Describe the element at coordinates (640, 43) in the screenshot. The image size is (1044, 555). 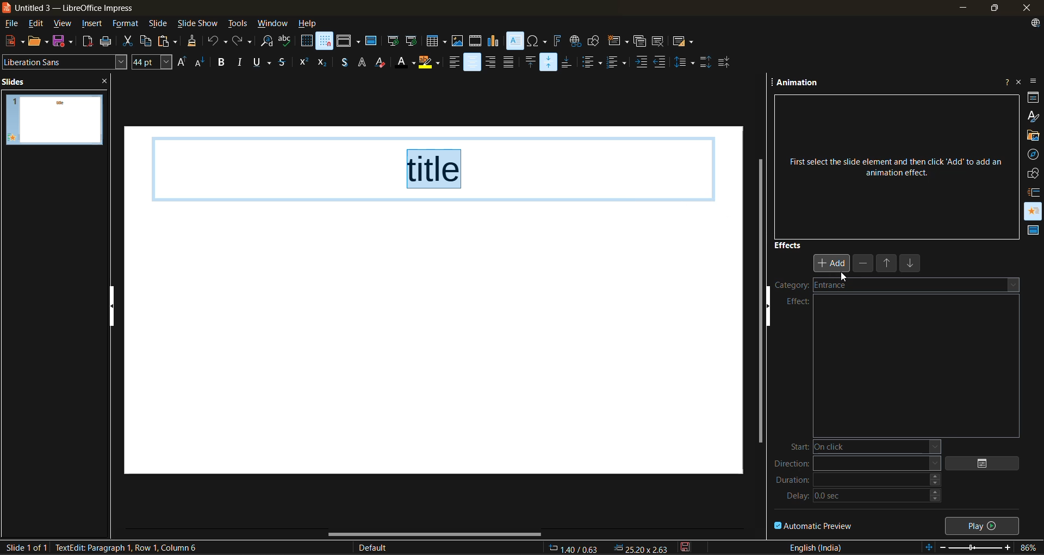
I see `duplicate slide` at that location.